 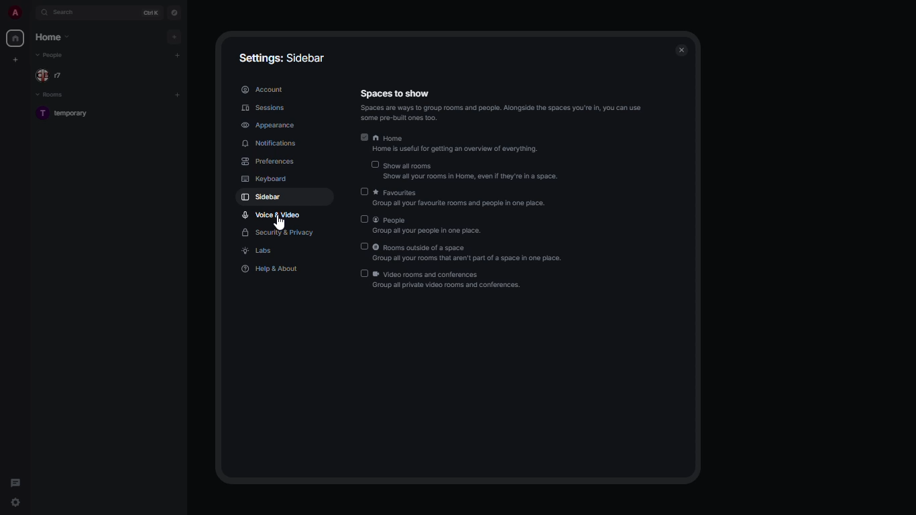 I want to click on security & privacy, so click(x=279, y=233).